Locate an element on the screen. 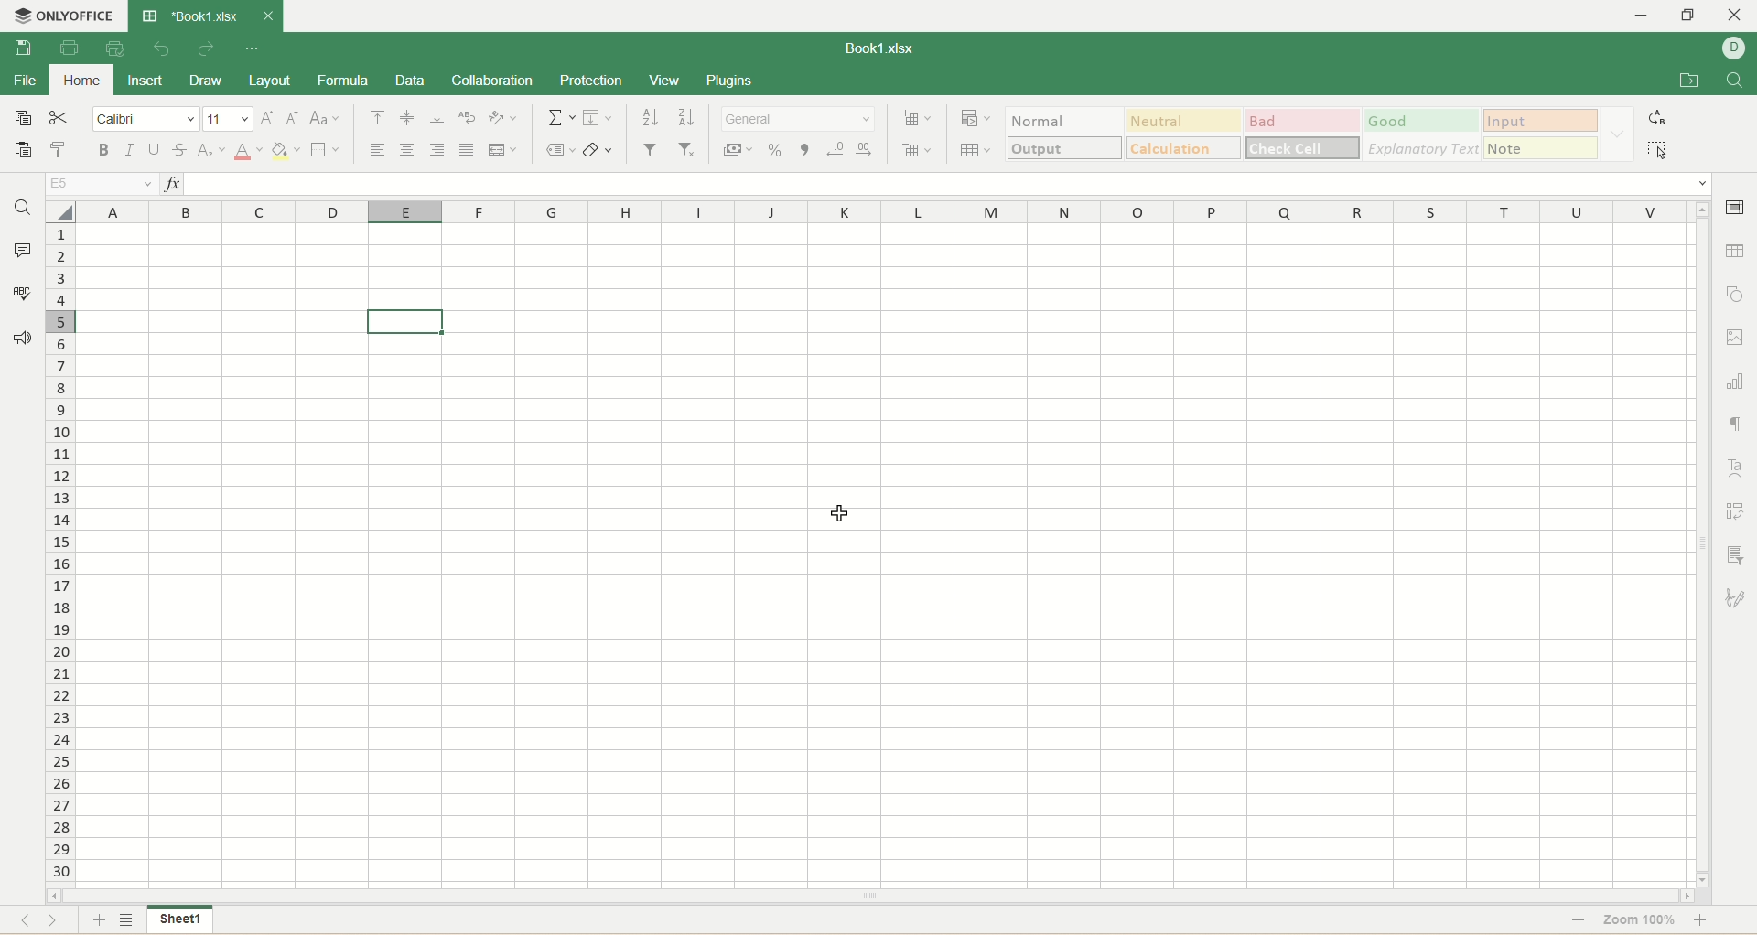 The height and width of the screenshot is (935, 1757). output is located at coordinates (1066, 146).